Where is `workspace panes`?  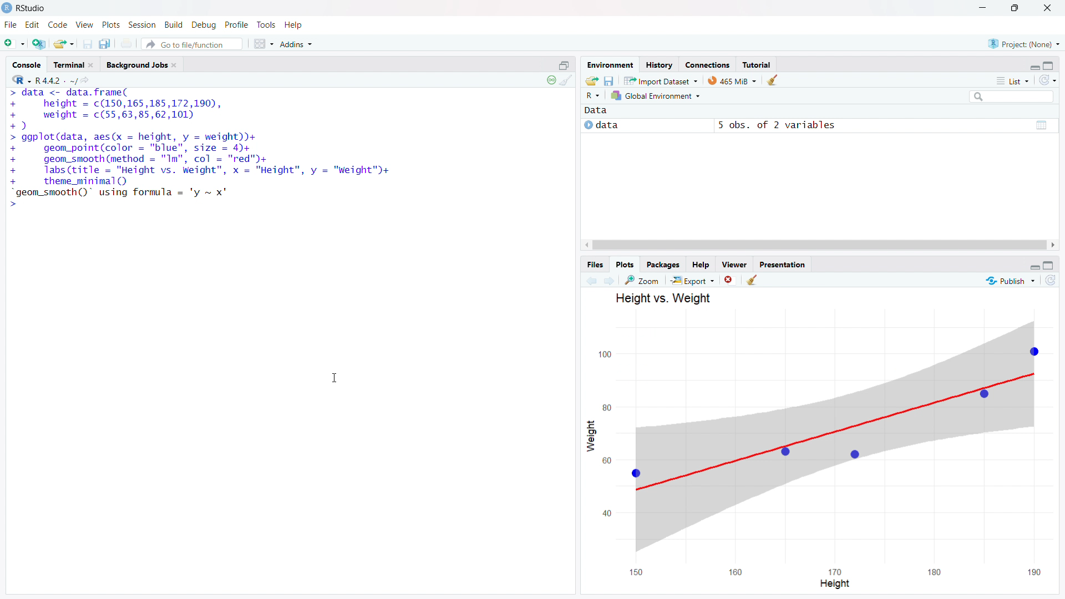
workspace panes is located at coordinates (263, 44).